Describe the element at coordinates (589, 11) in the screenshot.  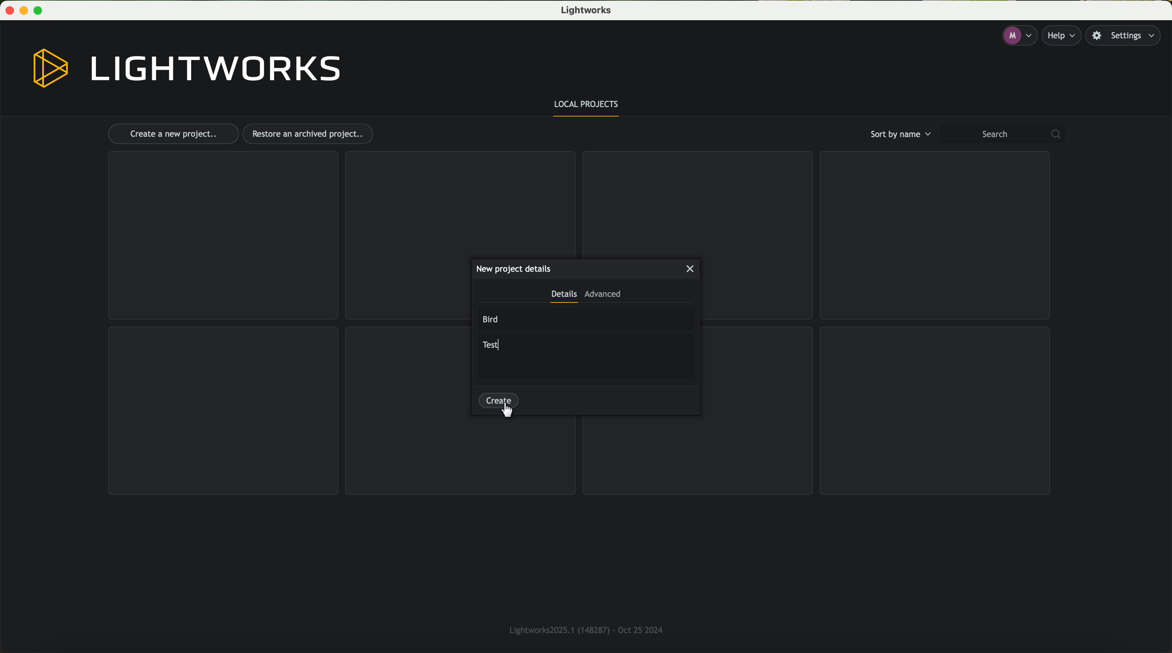
I see `Lightworks` at that location.